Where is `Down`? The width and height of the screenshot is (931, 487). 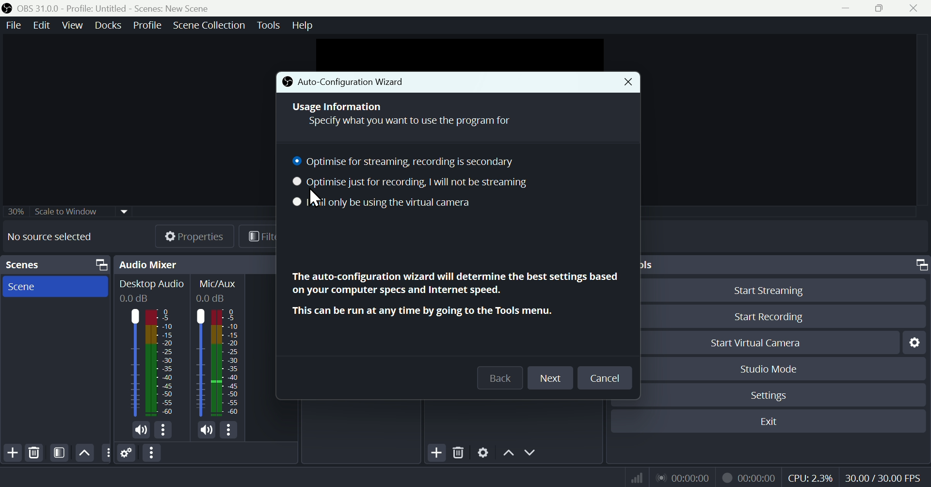
Down is located at coordinates (532, 452).